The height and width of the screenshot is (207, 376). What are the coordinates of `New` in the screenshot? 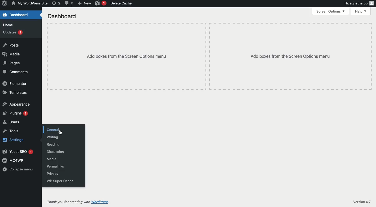 It's located at (84, 3).